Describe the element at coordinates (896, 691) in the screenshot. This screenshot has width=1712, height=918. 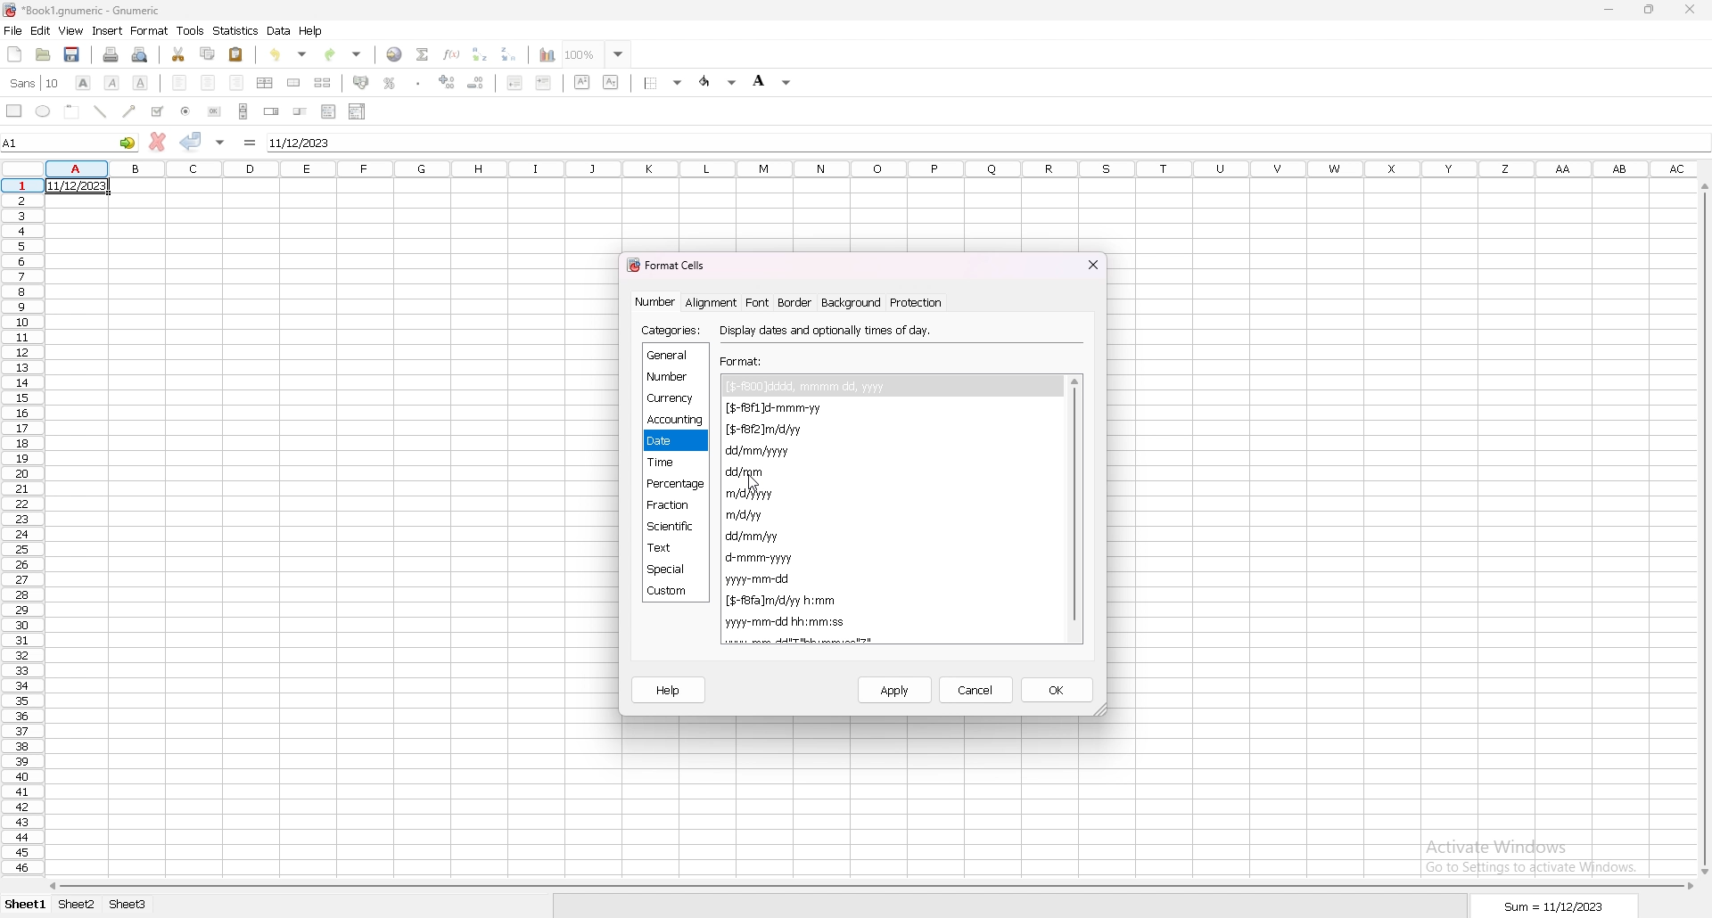
I see `apply` at that location.